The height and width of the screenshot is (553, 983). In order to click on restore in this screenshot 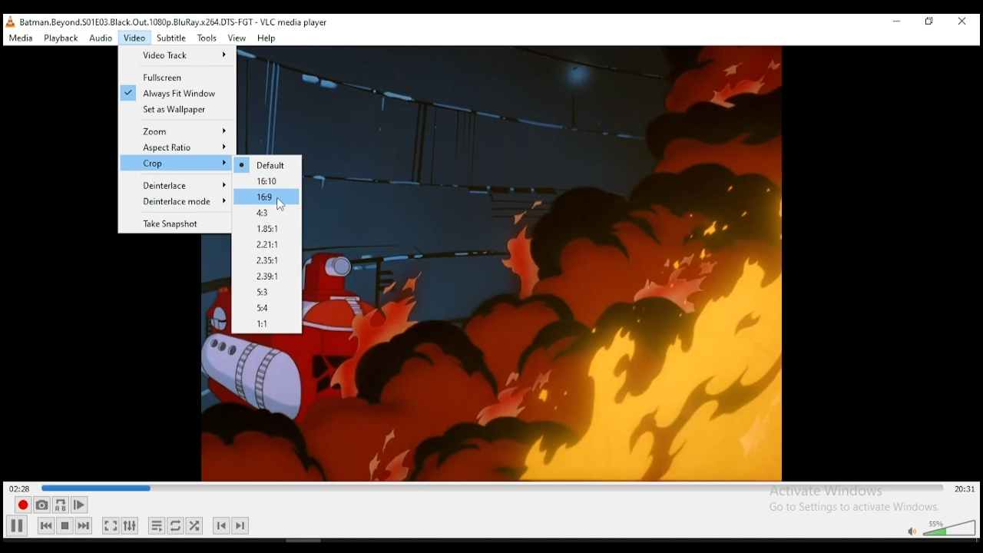, I will do `click(931, 24)`.